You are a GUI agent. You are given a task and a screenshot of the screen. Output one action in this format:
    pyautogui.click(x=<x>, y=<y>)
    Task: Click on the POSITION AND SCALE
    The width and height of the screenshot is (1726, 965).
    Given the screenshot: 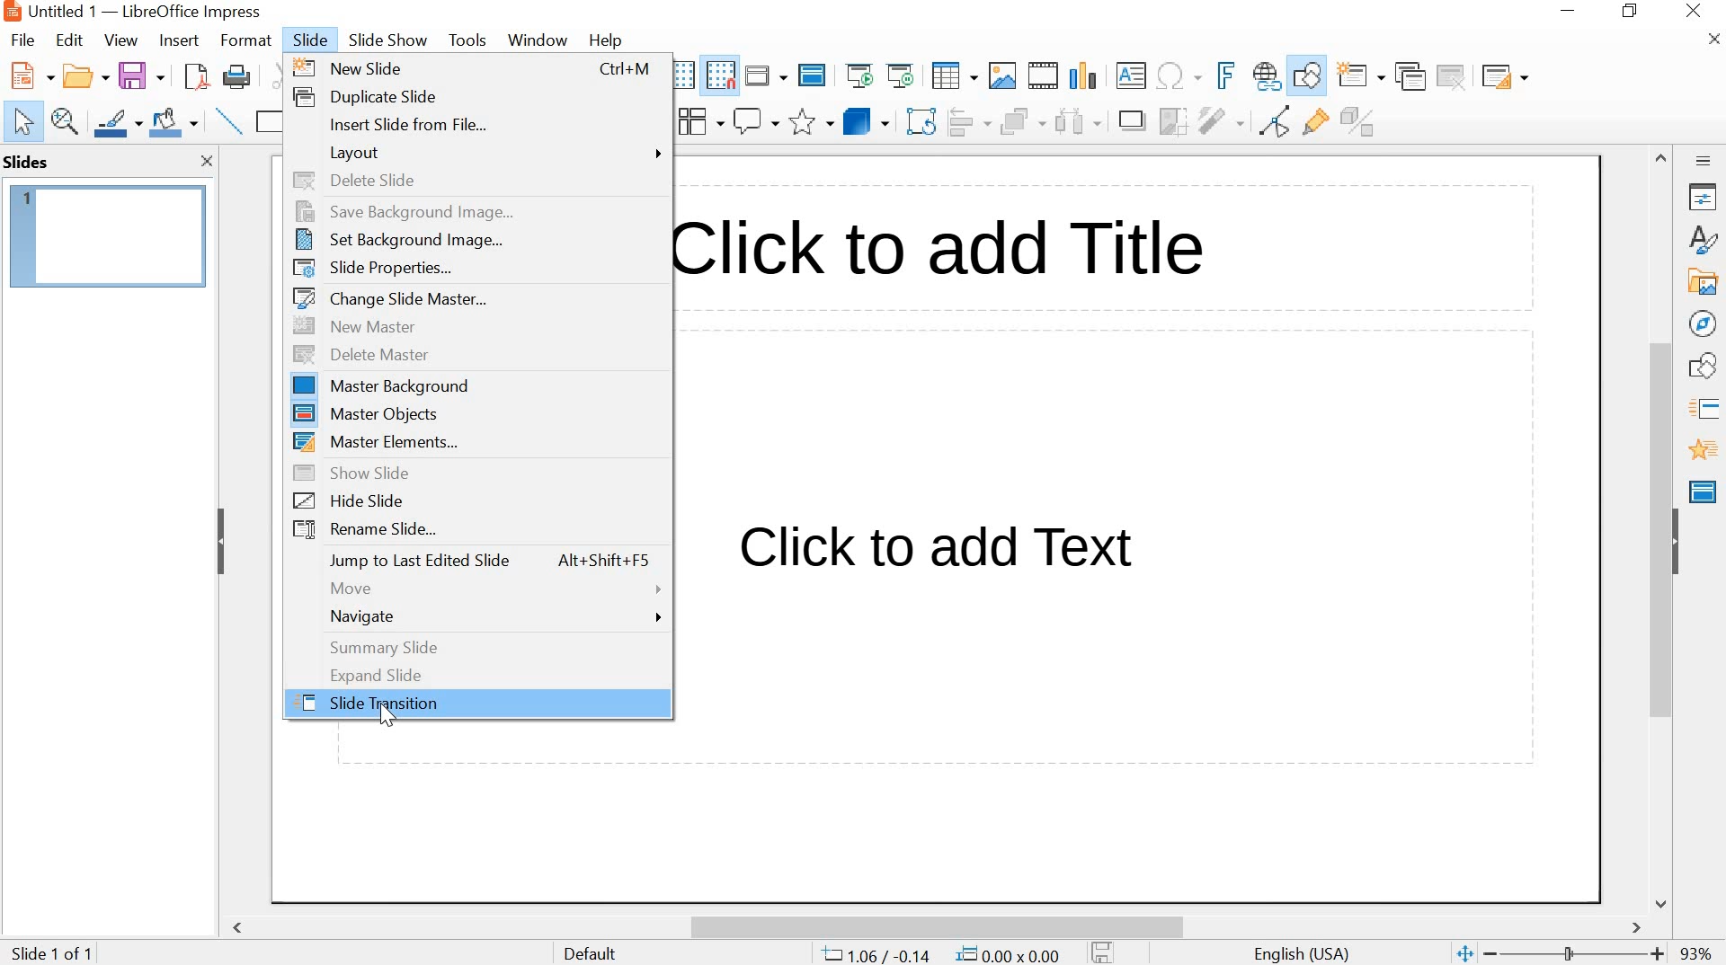 What is the action you would take?
    pyautogui.click(x=940, y=955)
    